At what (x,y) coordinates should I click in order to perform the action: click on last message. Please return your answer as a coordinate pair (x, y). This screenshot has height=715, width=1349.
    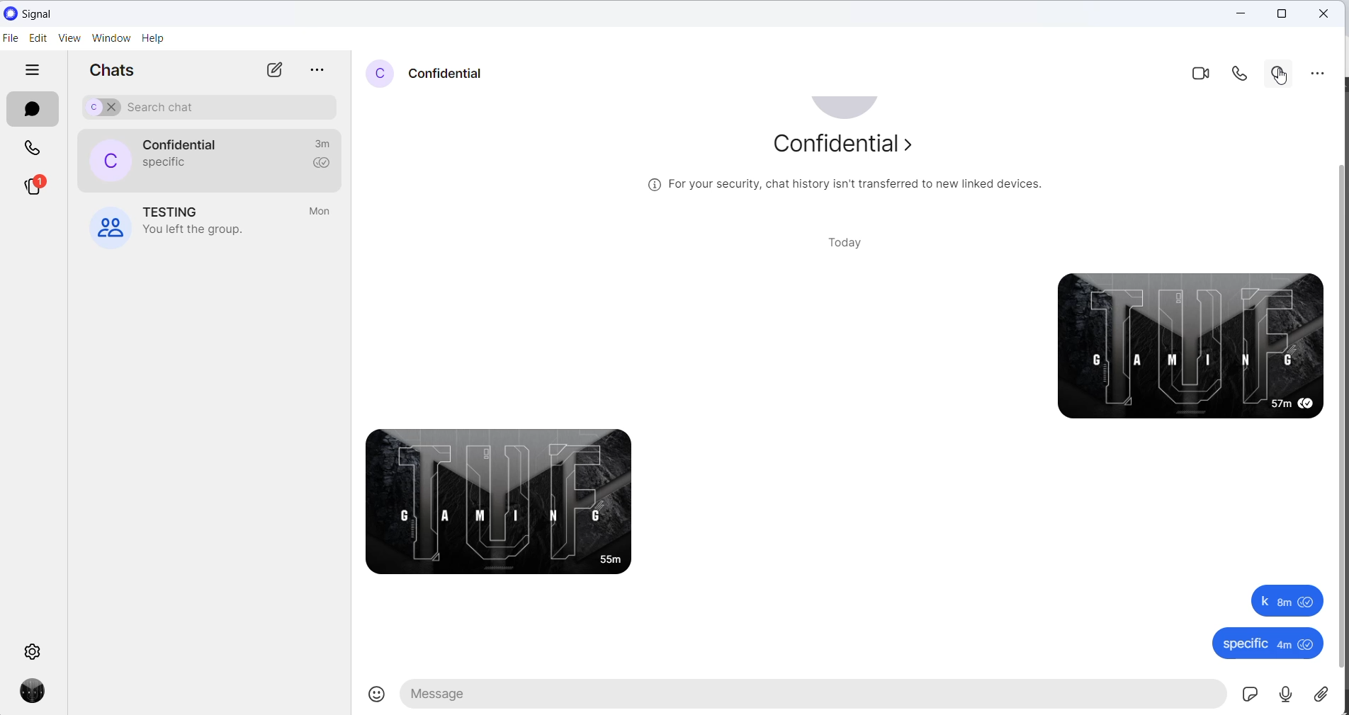
    Looking at the image, I should click on (162, 163).